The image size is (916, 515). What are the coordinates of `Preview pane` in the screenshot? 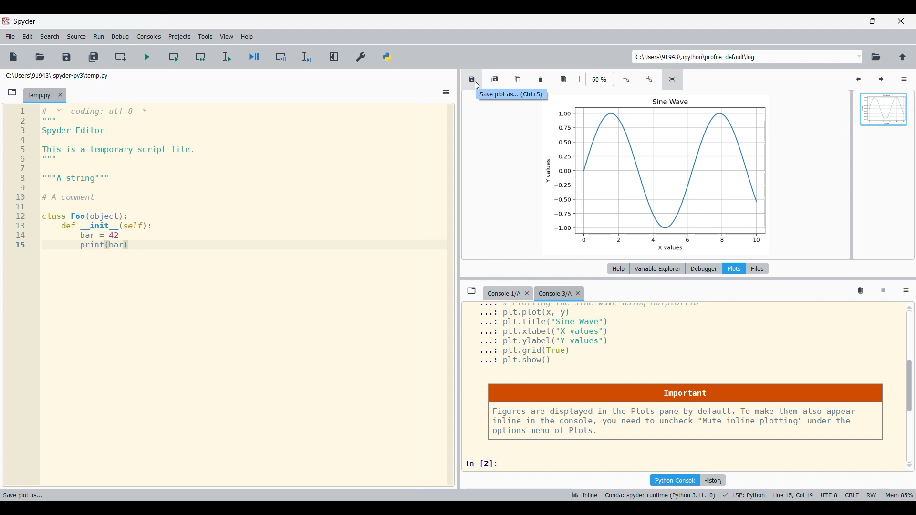 It's located at (884, 117).